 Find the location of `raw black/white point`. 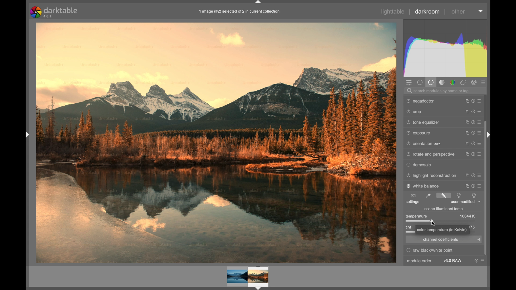

raw black/white point is located at coordinates (431, 250).